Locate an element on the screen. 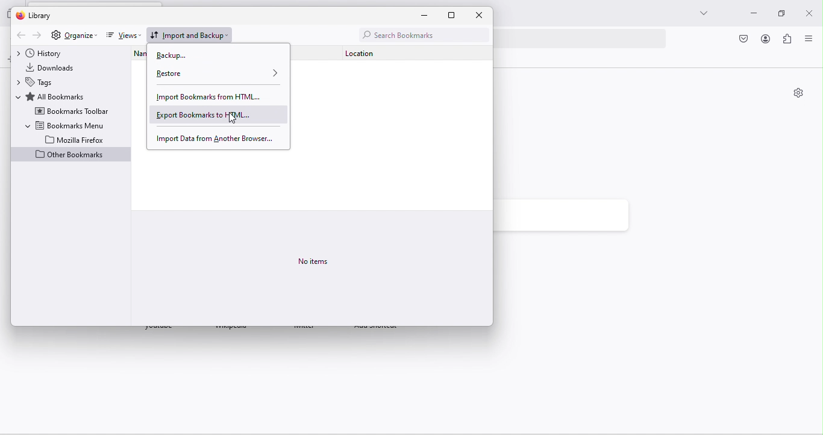  import and backup is located at coordinates (192, 34).